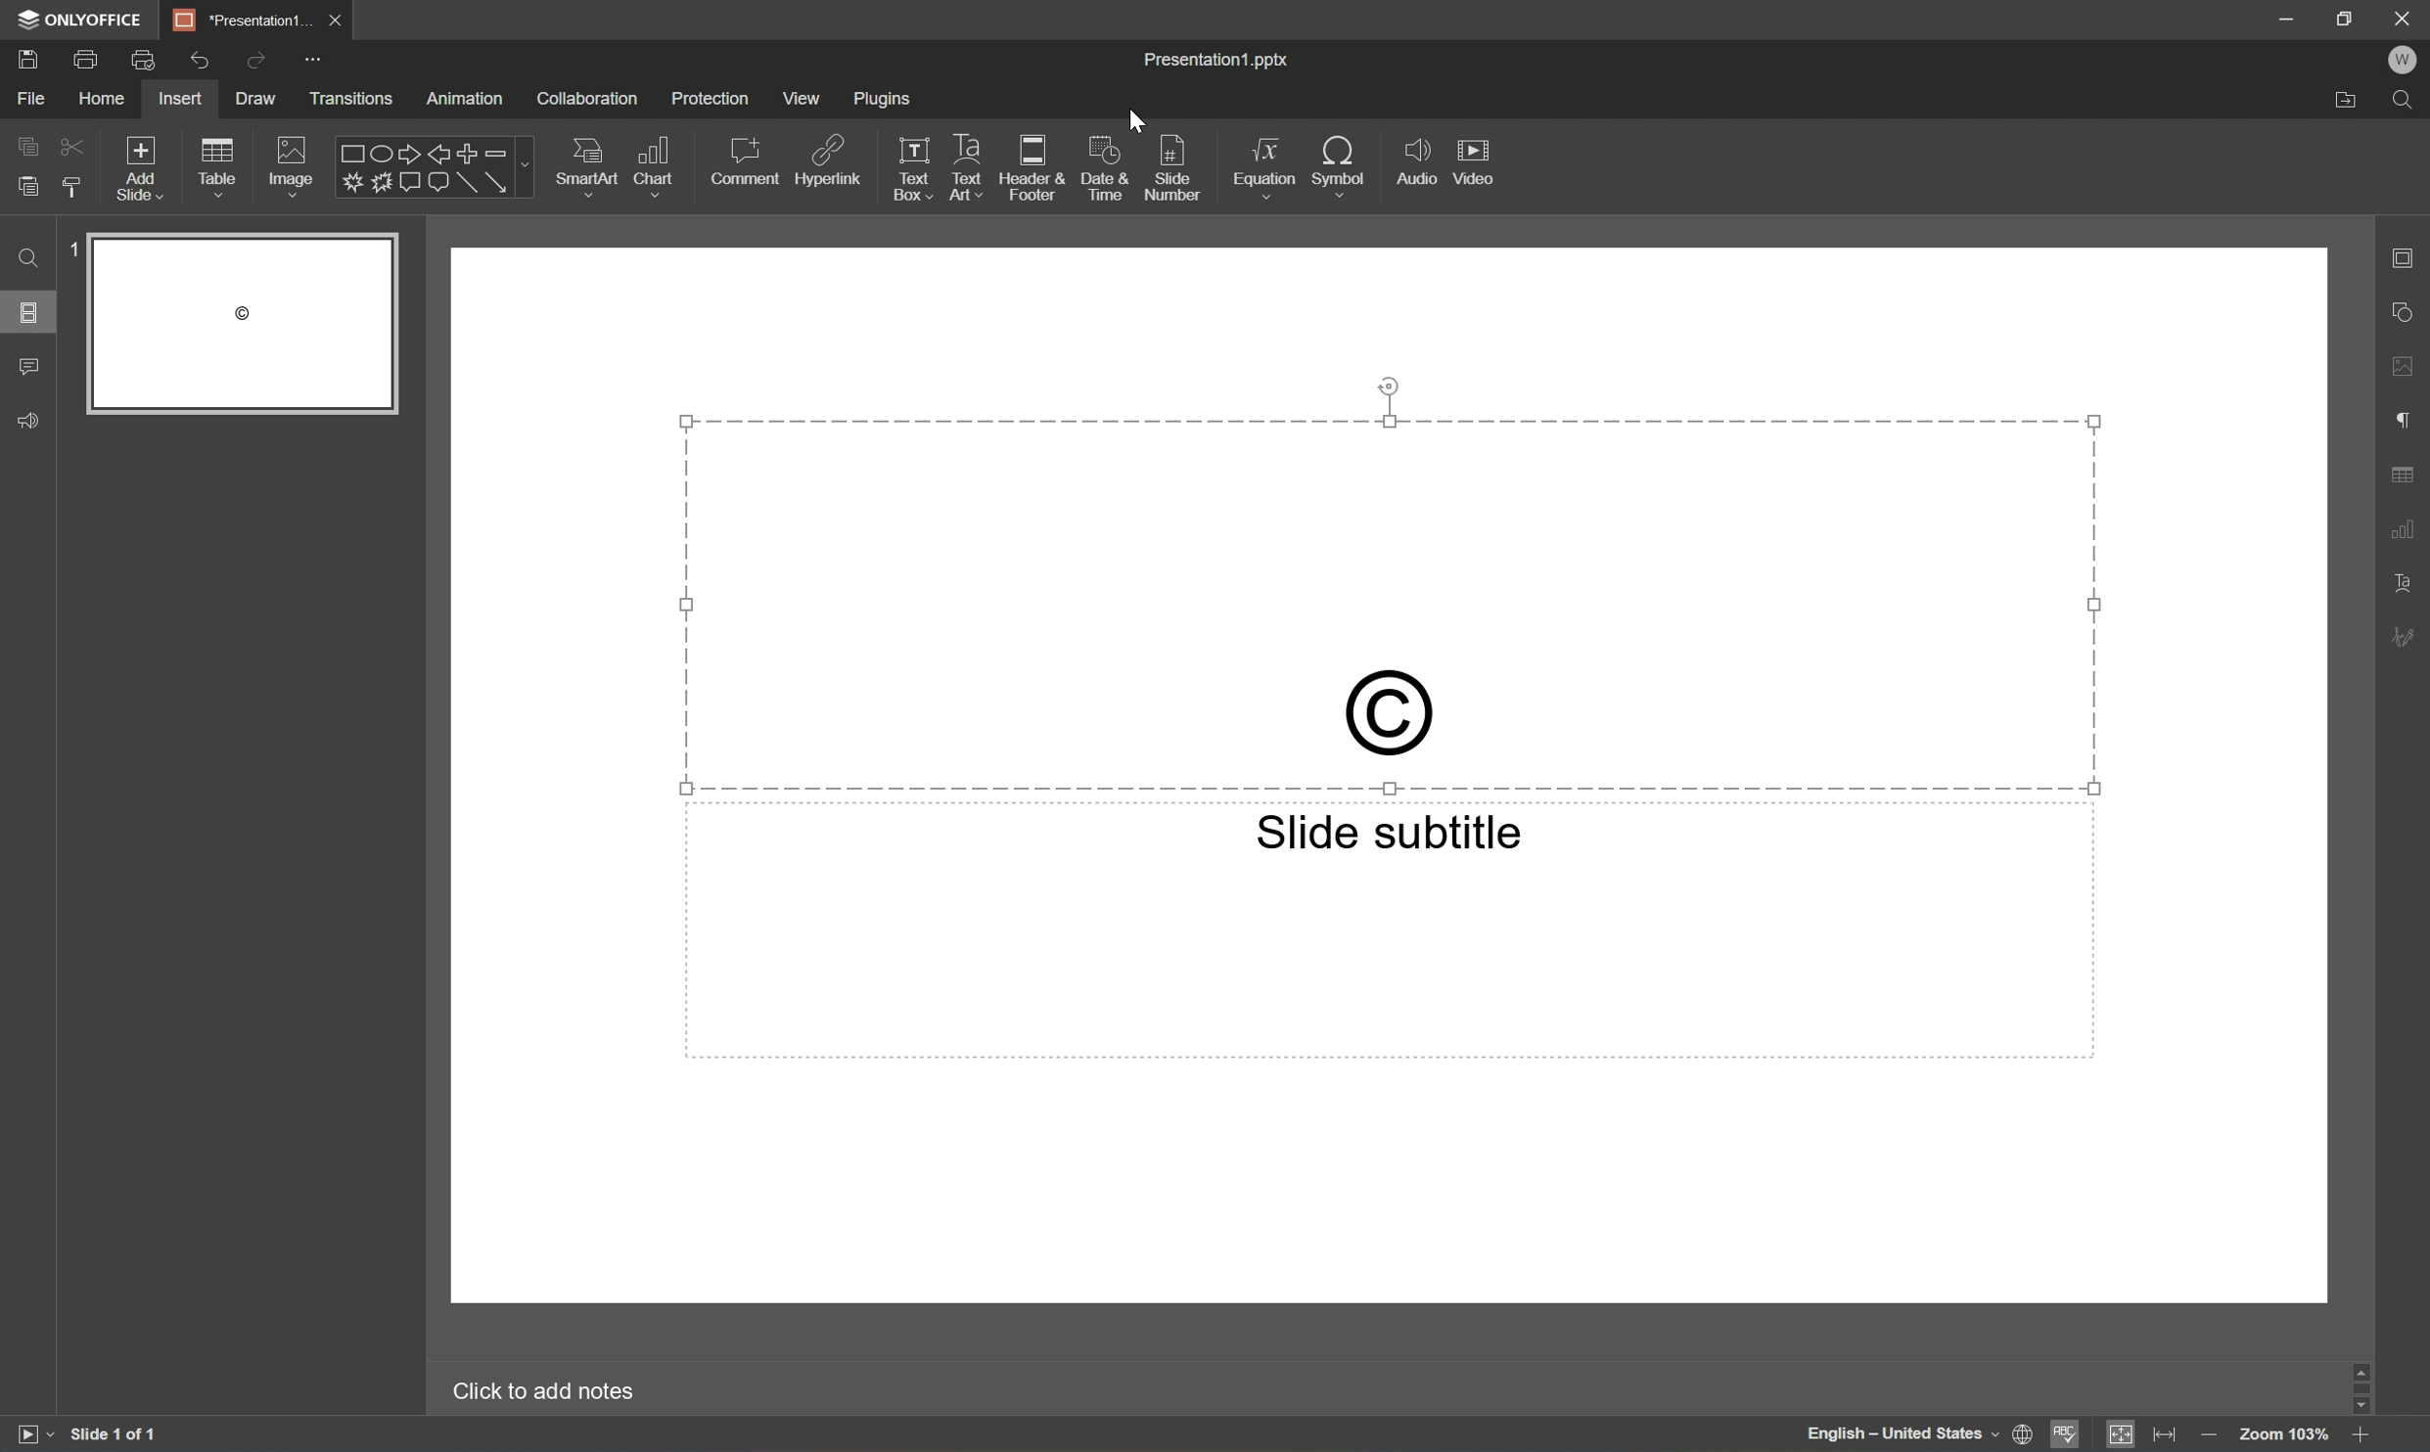  What do you see at coordinates (963, 165) in the screenshot?
I see `Text Art` at bounding box center [963, 165].